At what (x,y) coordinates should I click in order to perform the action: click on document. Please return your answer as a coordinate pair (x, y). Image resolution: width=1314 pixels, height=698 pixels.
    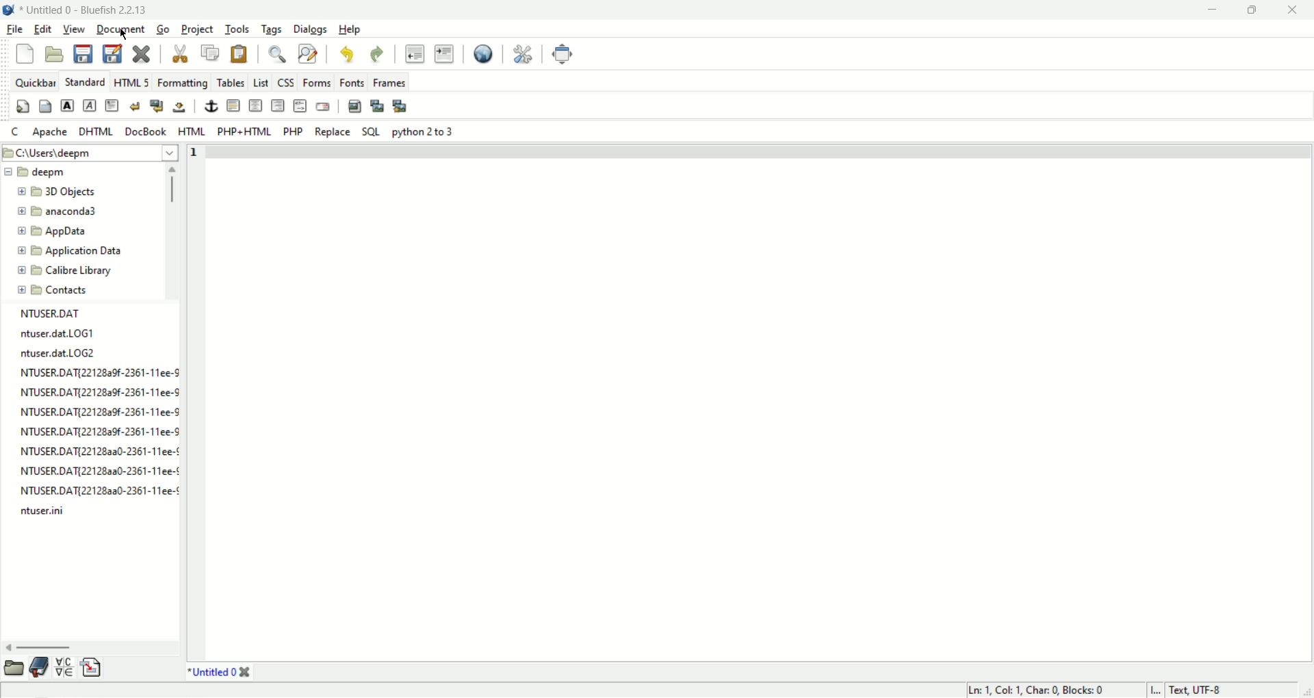
    Looking at the image, I should click on (123, 29).